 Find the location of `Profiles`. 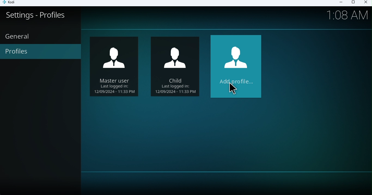

Profiles is located at coordinates (41, 52).